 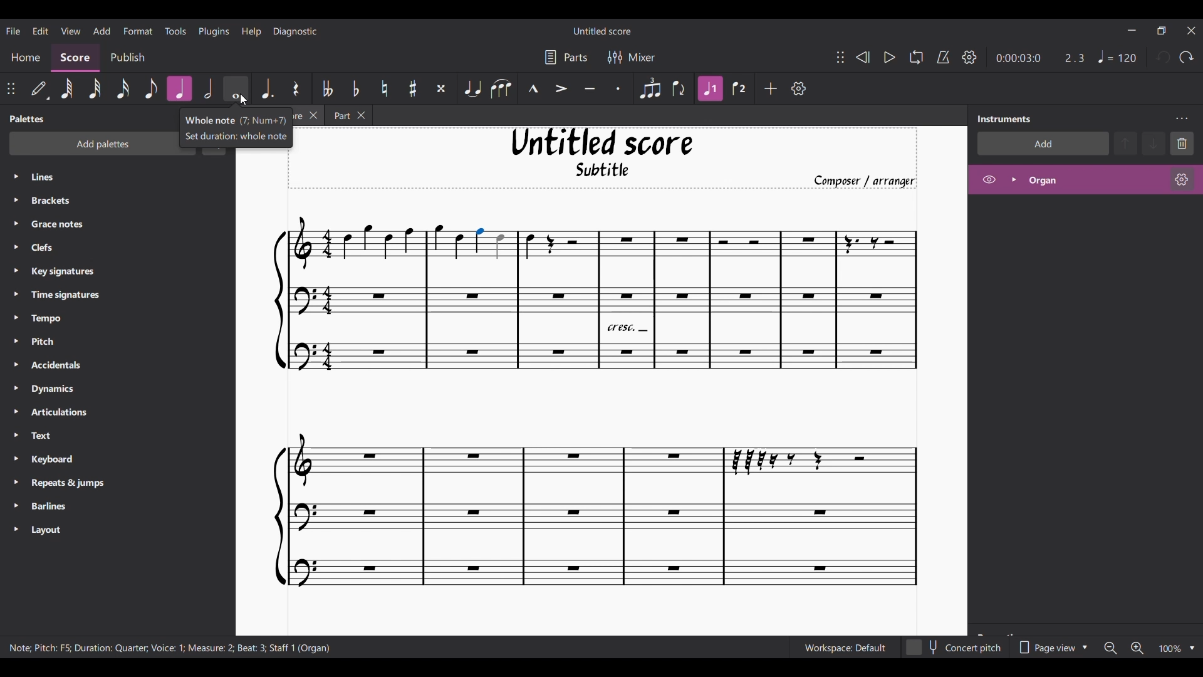 What do you see at coordinates (68, 90) in the screenshot?
I see `64th note` at bounding box center [68, 90].